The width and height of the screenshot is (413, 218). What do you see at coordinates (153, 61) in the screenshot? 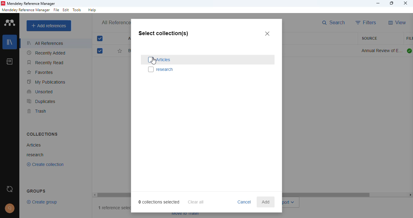
I see `cursor` at bounding box center [153, 61].